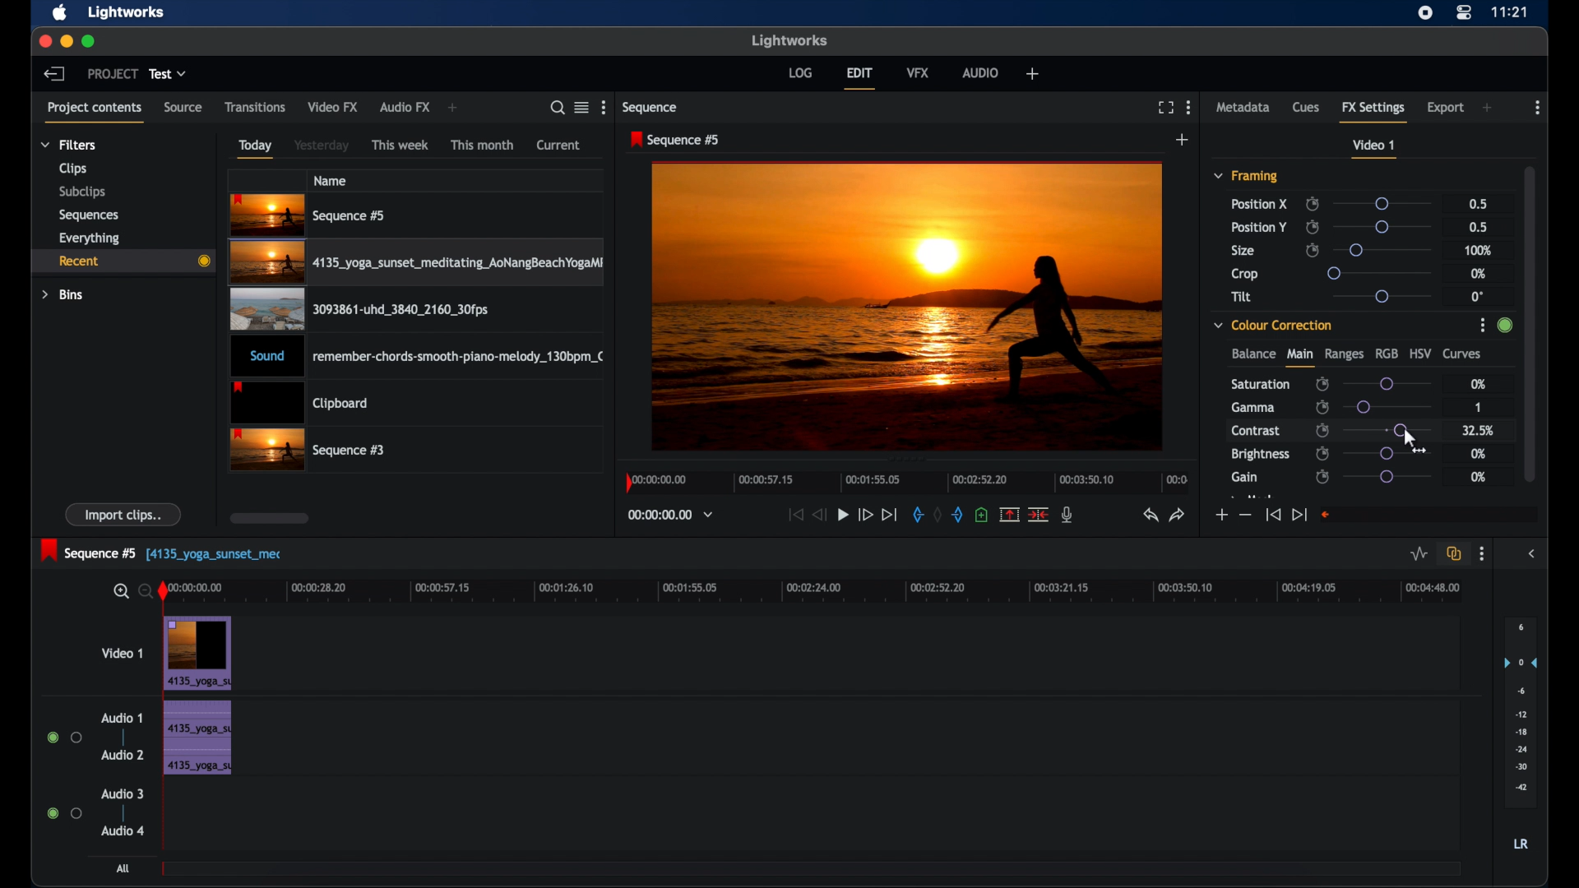 Image resolution: width=1579 pixels, height=888 pixels. I want to click on bins, so click(63, 295).